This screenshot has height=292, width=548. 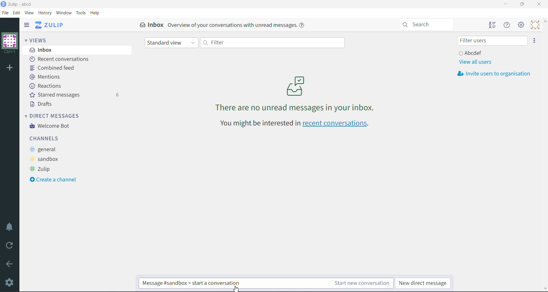 I want to click on Search, so click(x=429, y=24).